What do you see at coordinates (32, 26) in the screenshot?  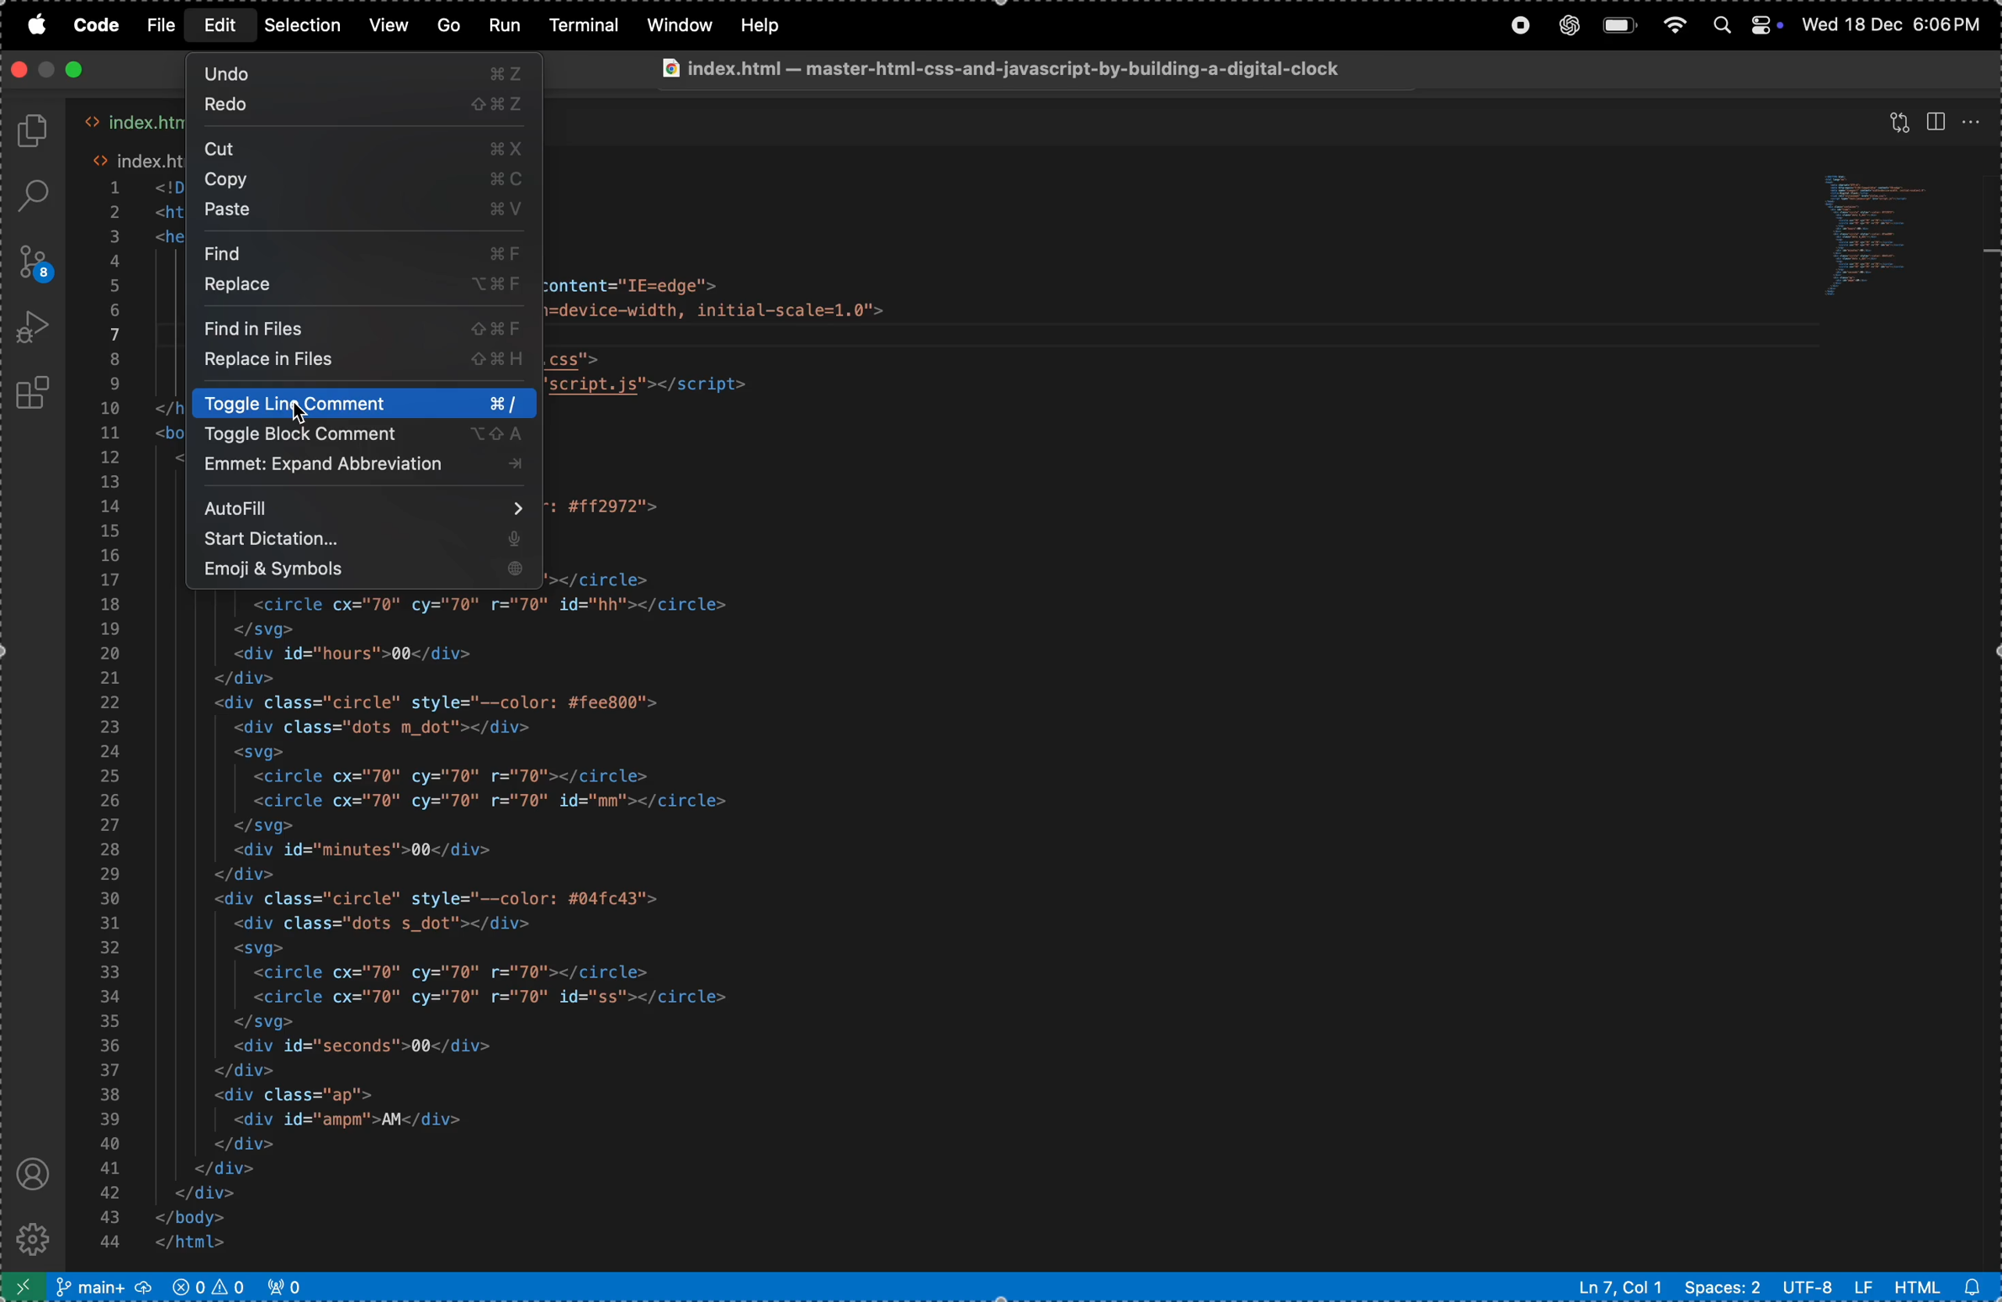 I see `apple menu` at bounding box center [32, 26].